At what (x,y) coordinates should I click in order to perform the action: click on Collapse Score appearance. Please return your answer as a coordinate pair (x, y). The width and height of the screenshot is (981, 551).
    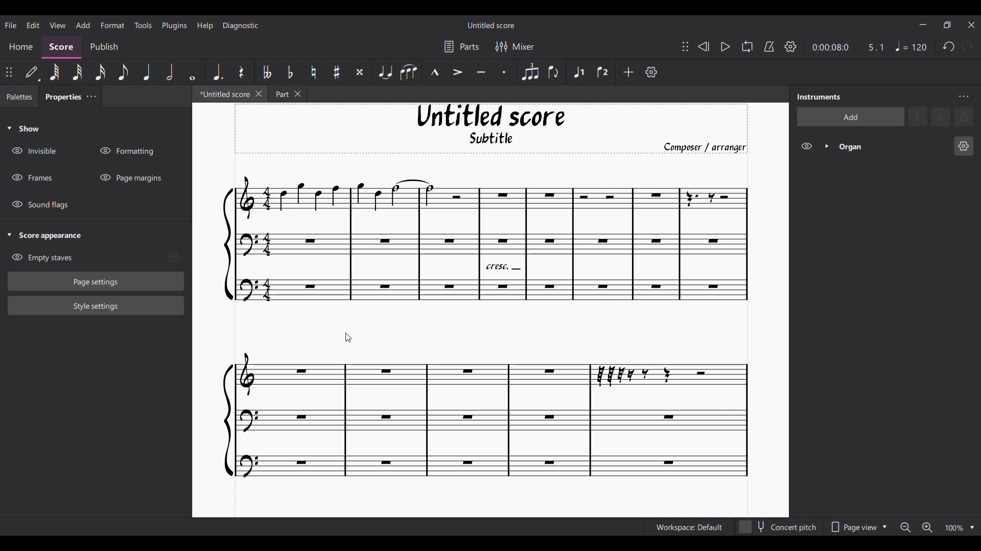
    Looking at the image, I should click on (44, 236).